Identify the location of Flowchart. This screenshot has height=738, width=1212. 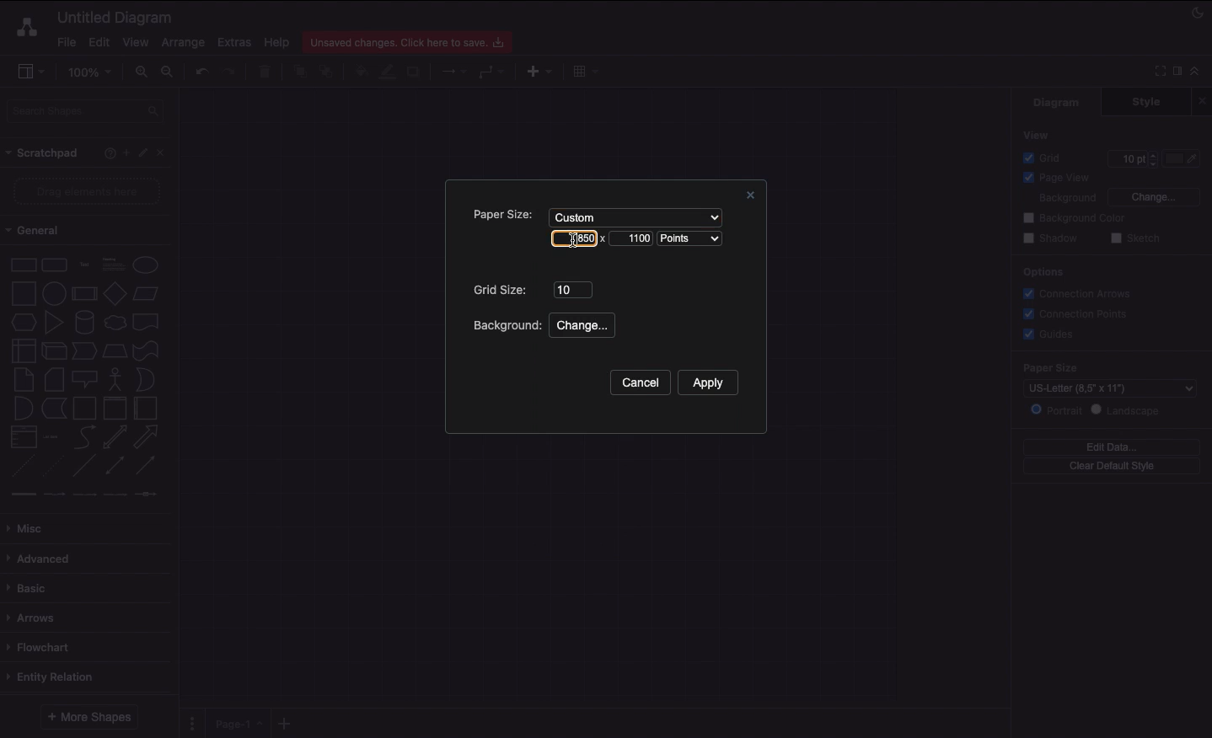
(41, 647).